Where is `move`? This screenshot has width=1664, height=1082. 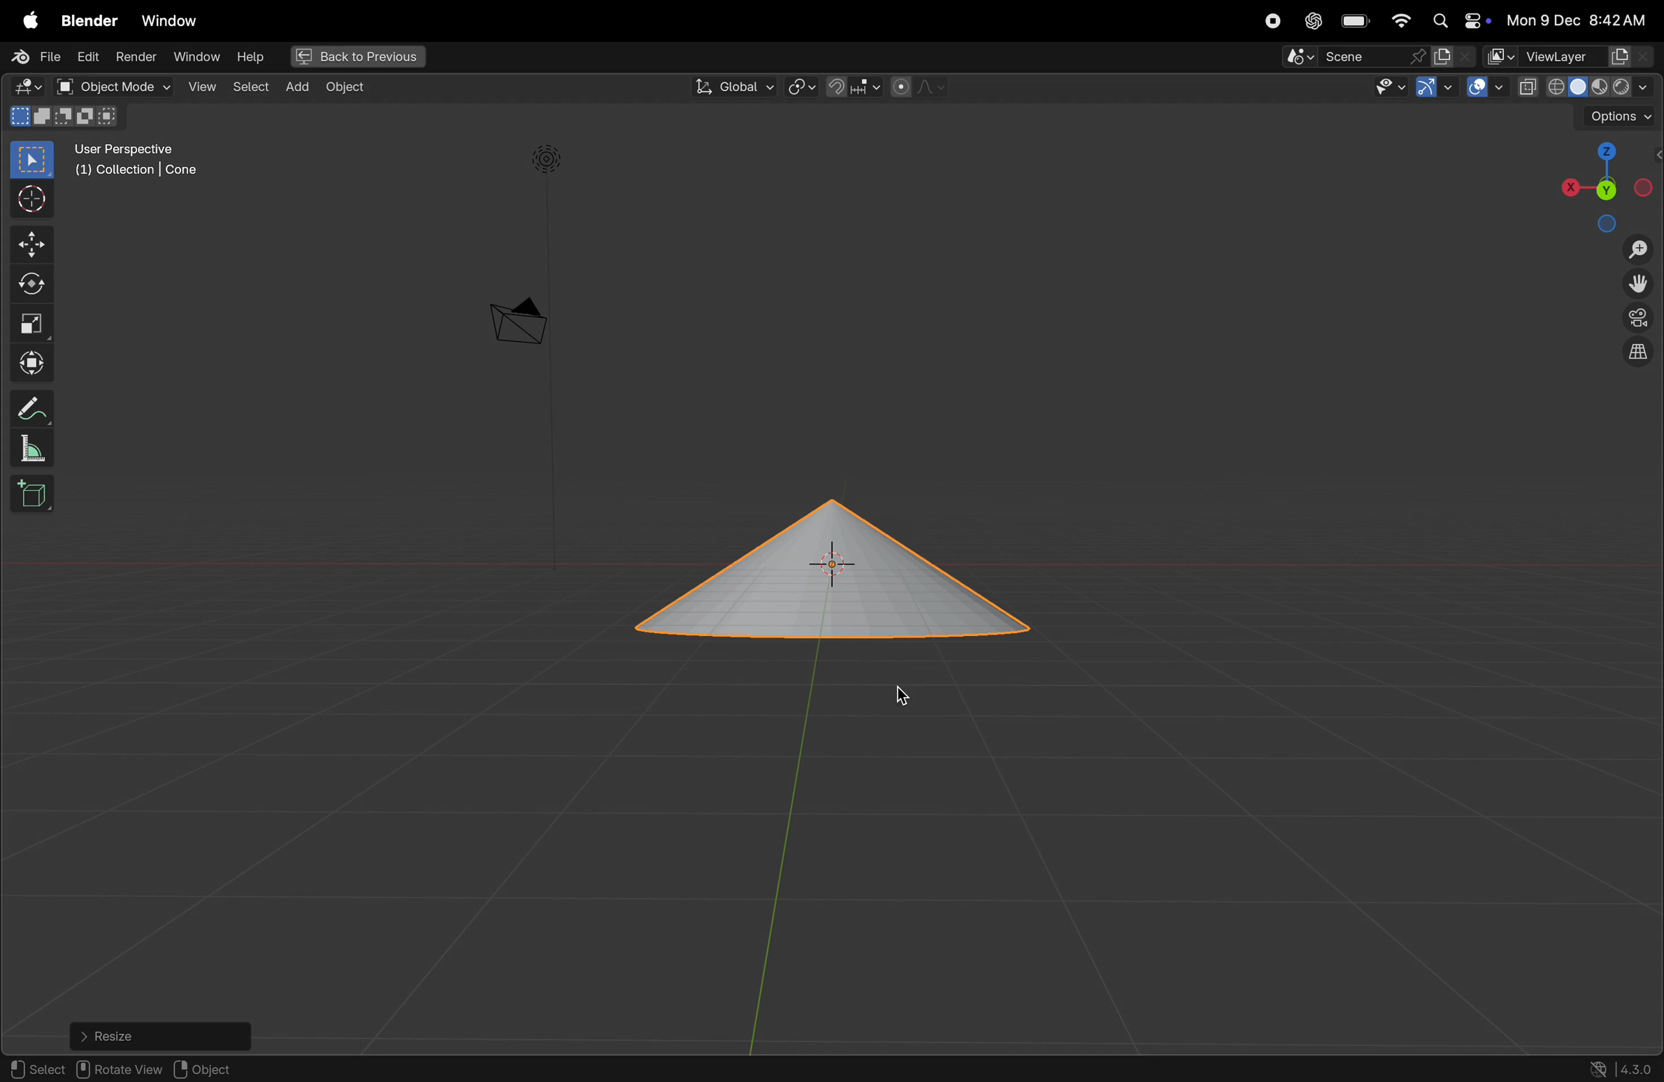 move is located at coordinates (896, 1069).